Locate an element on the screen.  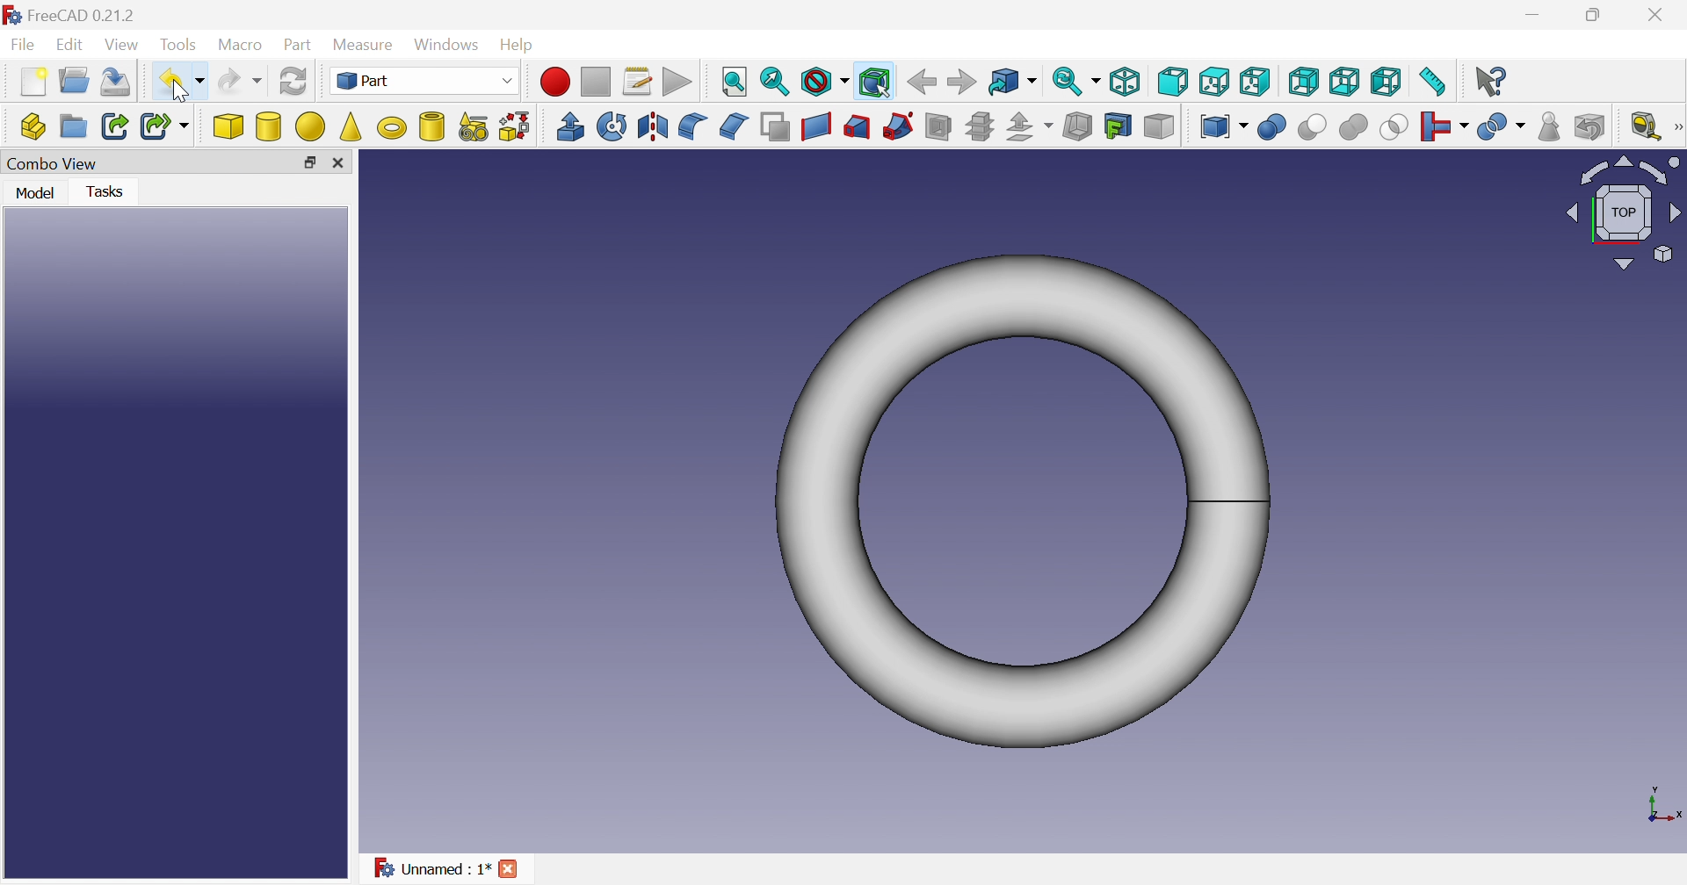
Create part is located at coordinates (32, 126).